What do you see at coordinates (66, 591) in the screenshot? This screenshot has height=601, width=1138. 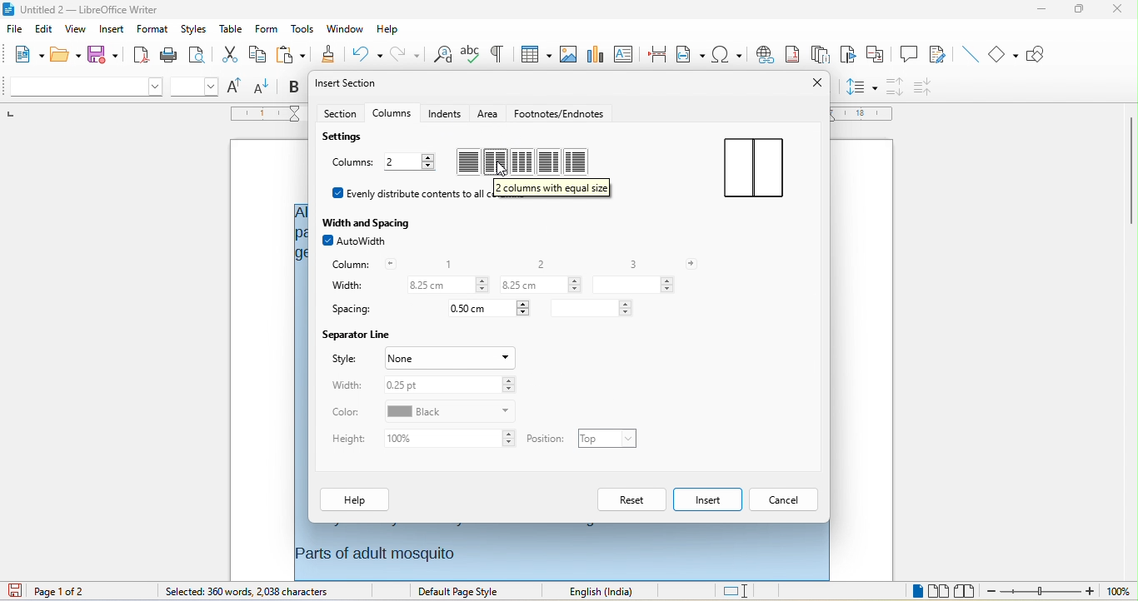 I see `page 1 of 2` at bounding box center [66, 591].